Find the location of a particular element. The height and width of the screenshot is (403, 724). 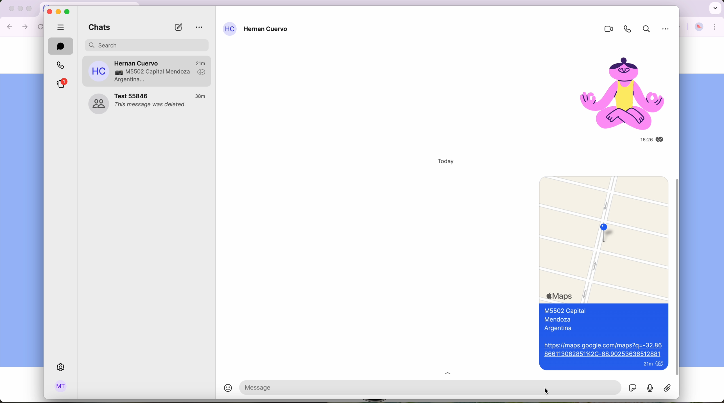

Yogo sticker is located at coordinates (617, 88).